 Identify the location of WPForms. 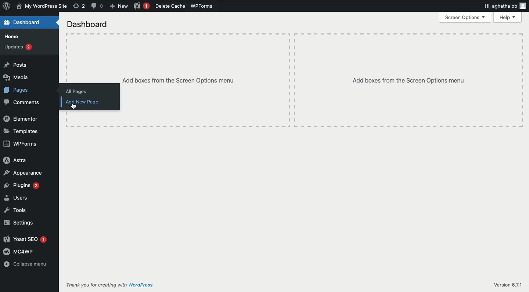
(21, 143).